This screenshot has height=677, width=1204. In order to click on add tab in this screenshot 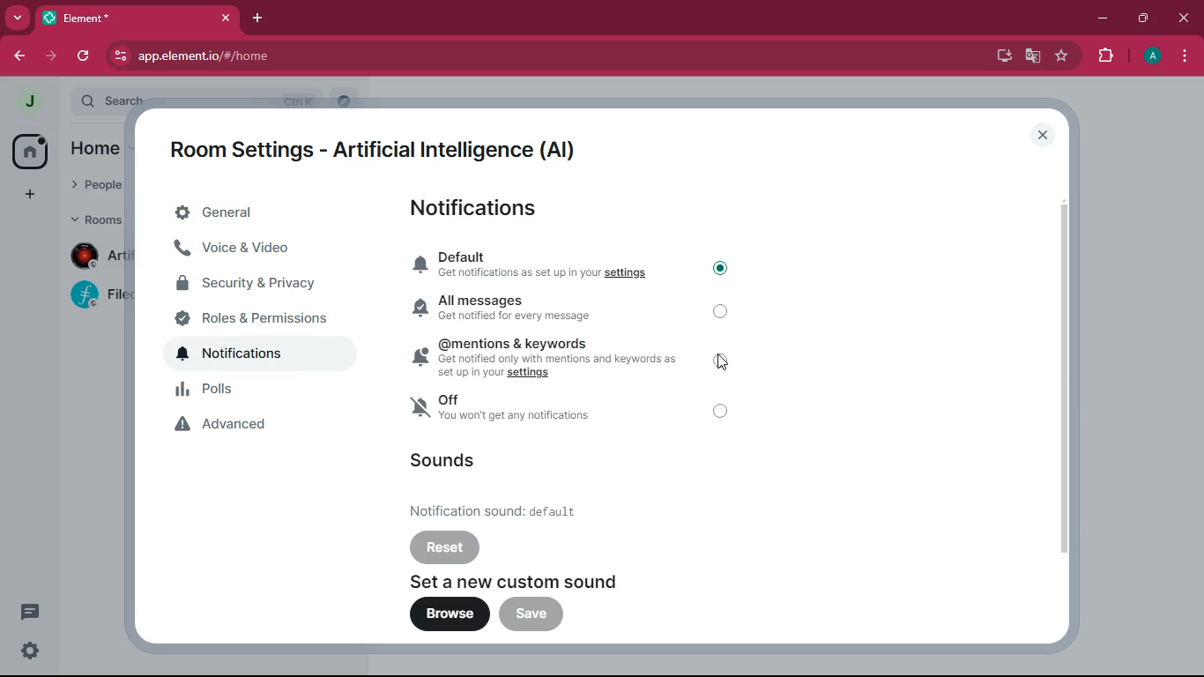, I will do `click(261, 19)`.